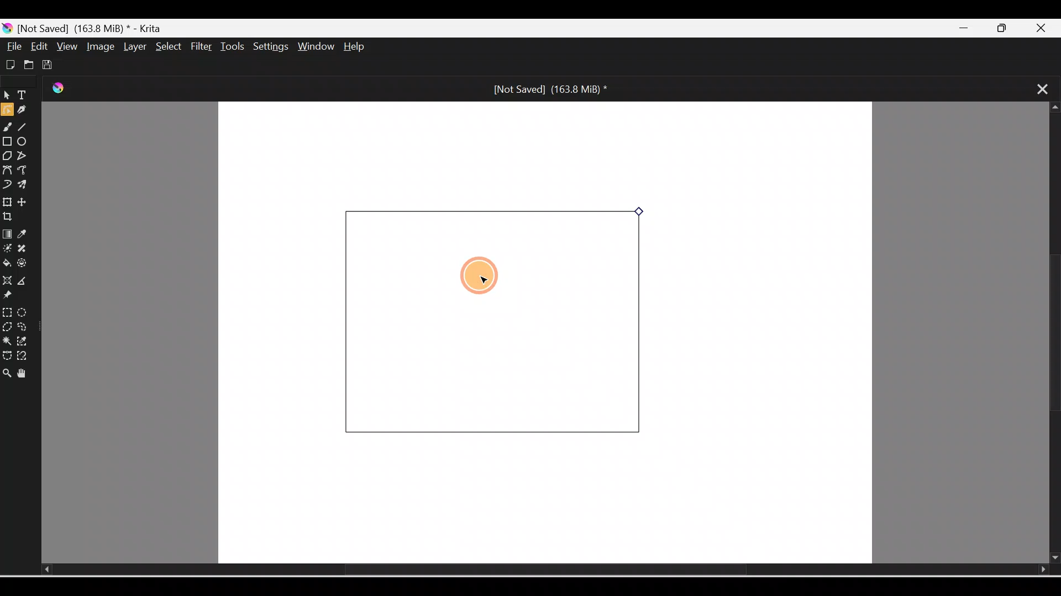  Describe the element at coordinates (364, 47) in the screenshot. I see `Help` at that location.